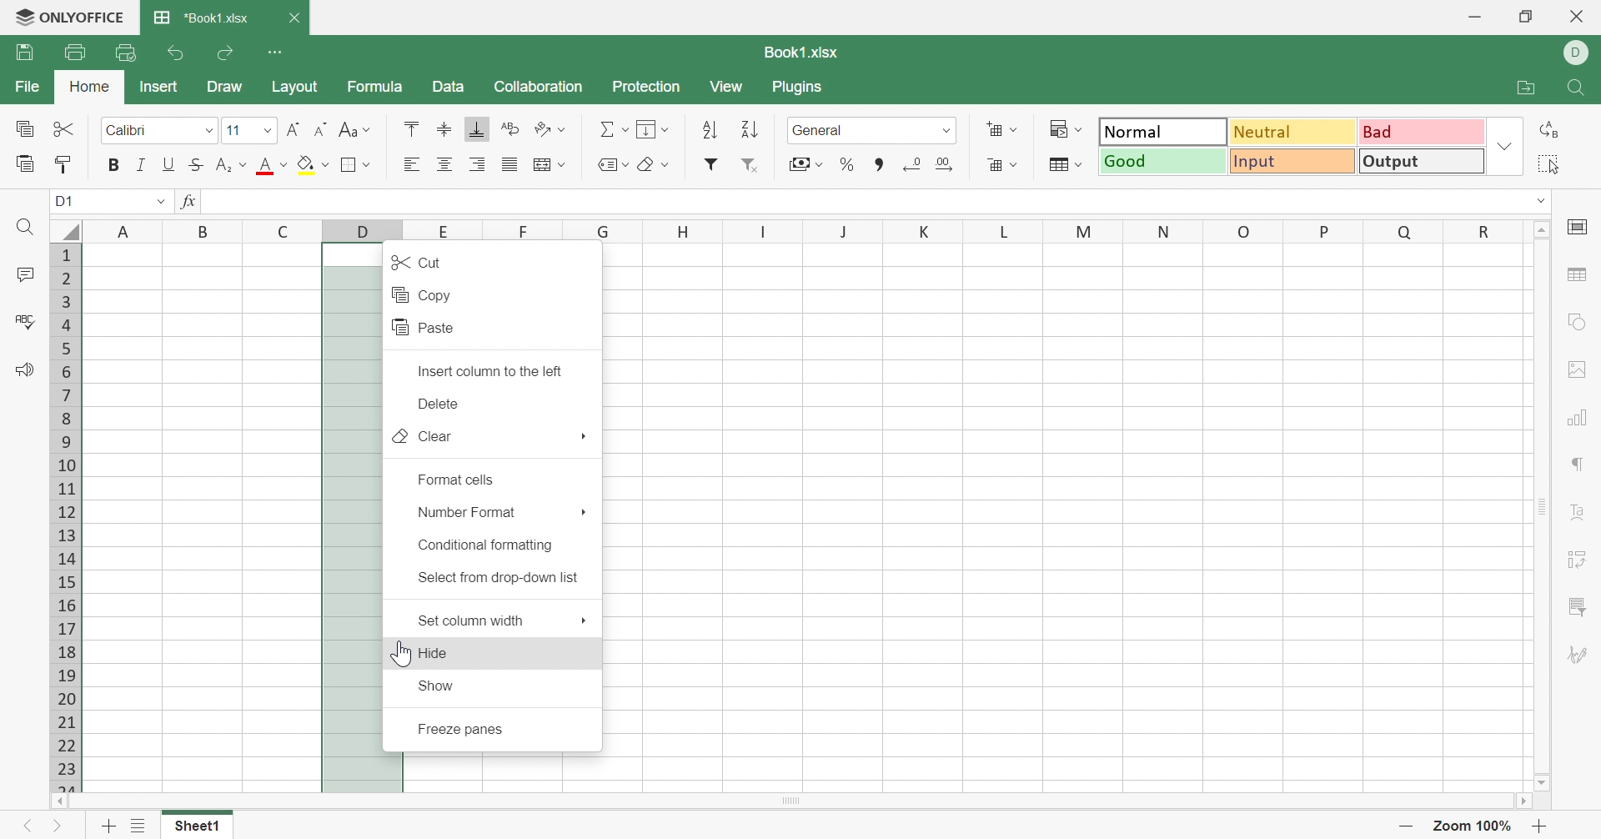 This screenshot has height=839, width=1601. Describe the element at coordinates (804, 50) in the screenshot. I see `Book1.xlsx` at that location.